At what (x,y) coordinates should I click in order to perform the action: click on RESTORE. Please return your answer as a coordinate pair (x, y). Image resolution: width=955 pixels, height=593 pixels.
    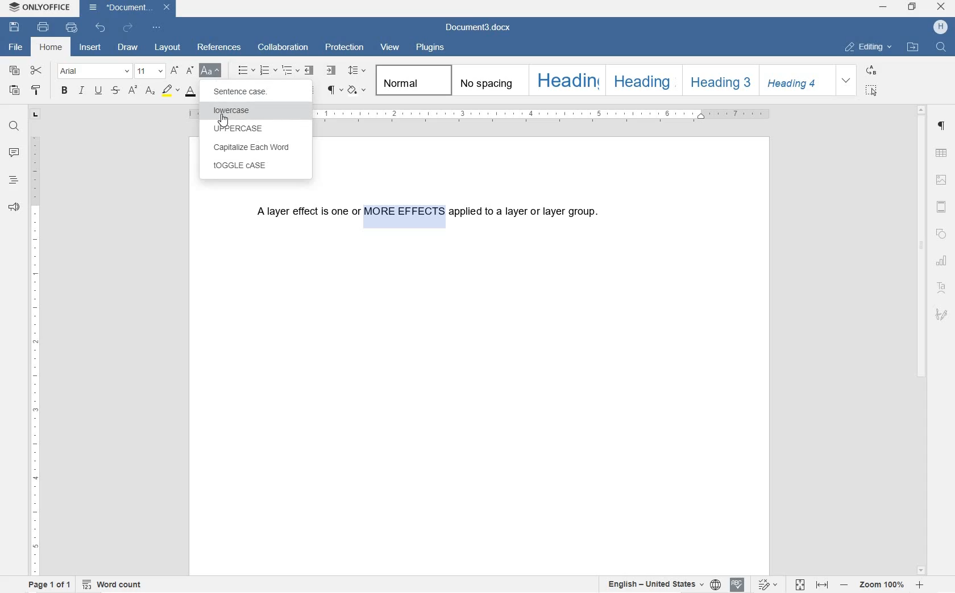
    Looking at the image, I should click on (912, 9).